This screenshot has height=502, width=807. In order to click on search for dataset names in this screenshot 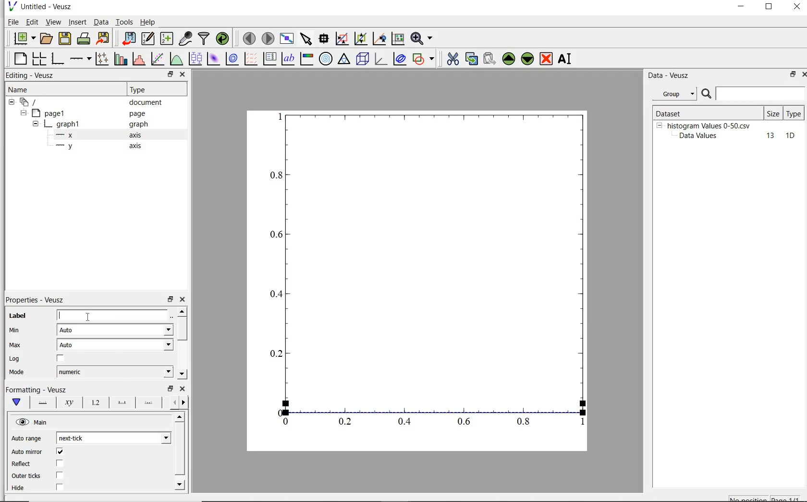, I will do `click(761, 94)`.